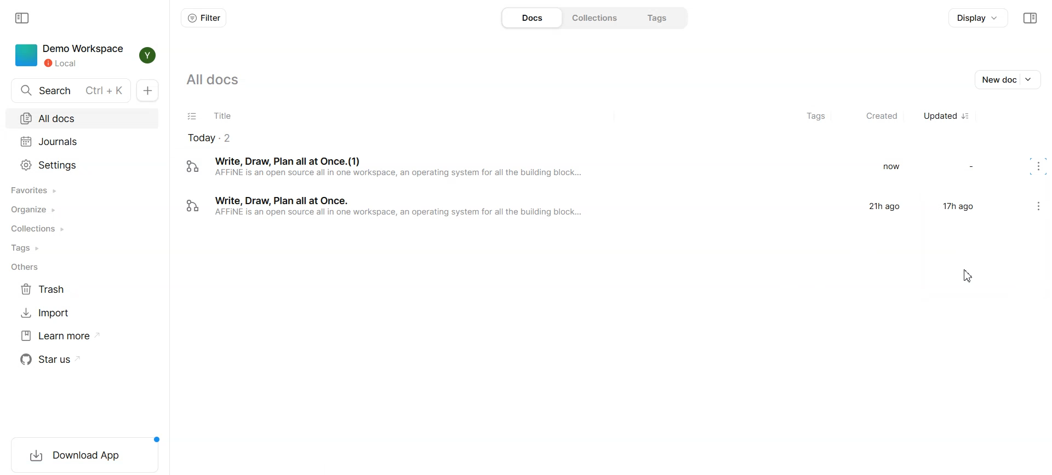 This screenshot has height=475, width=1052. Describe the element at coordinates (204, 18) in the screenshot. I see `Filter` at that location.